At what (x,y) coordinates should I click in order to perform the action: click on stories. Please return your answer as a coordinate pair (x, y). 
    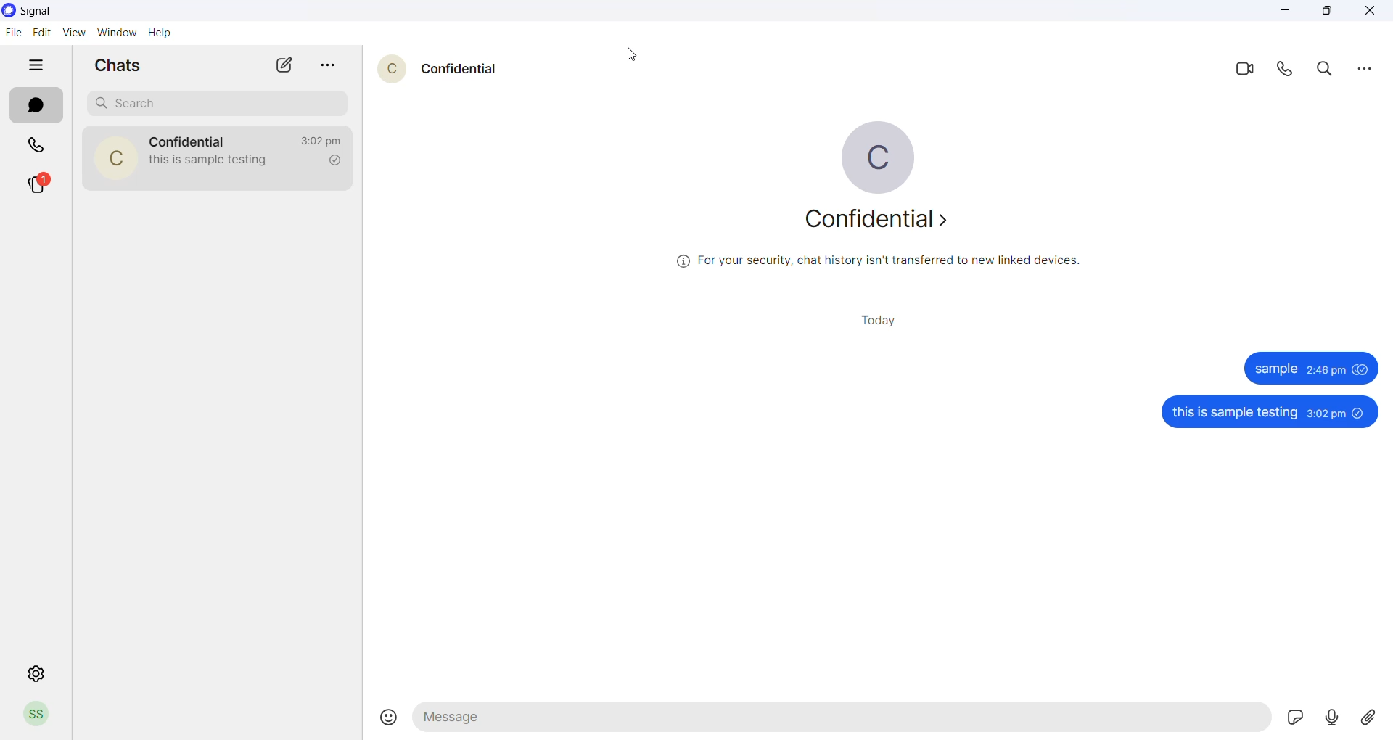
    Looking at the image, I should click on (42, 185).